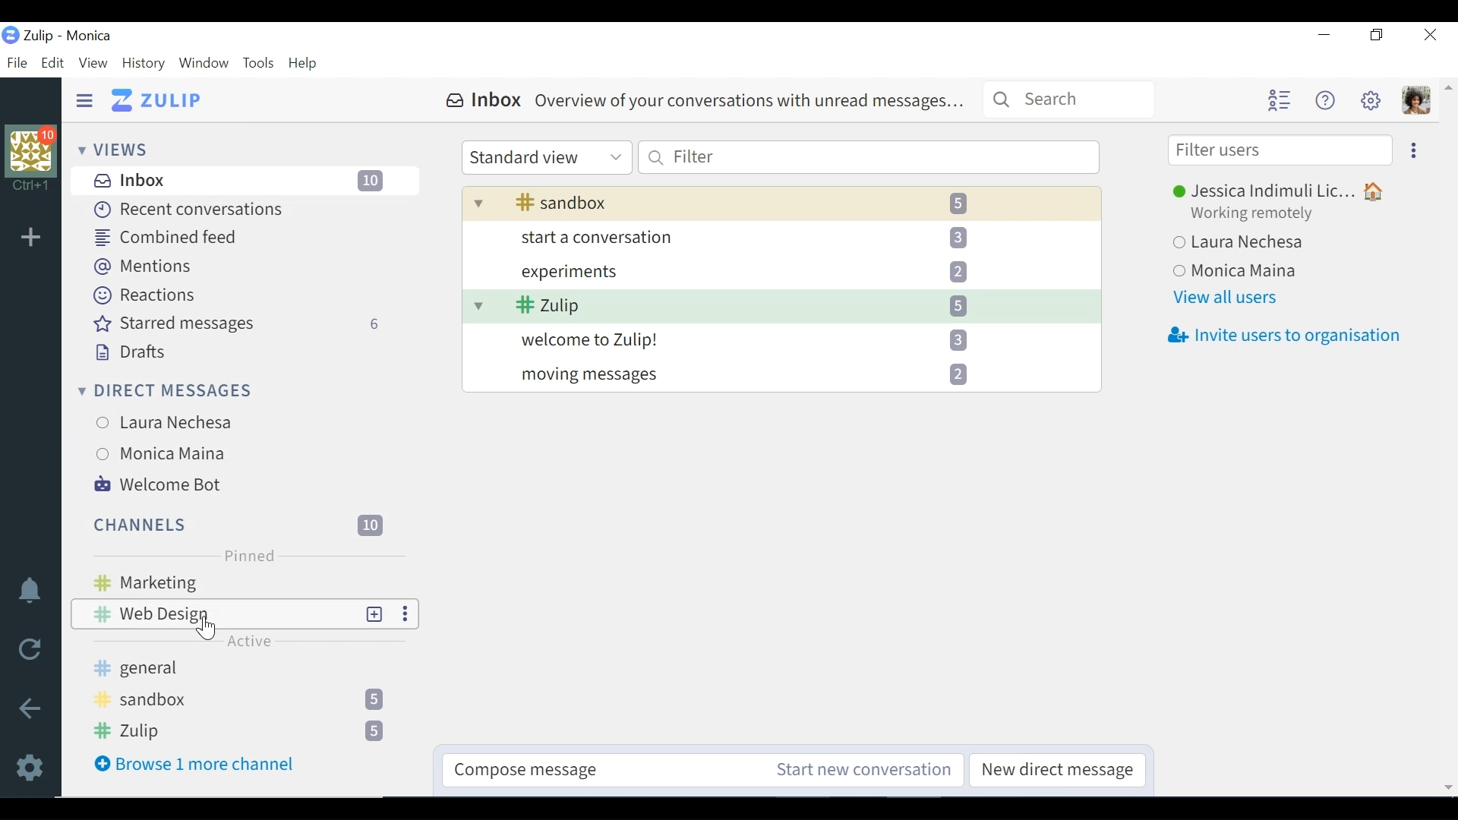  I want to click on Filter bar, so click(869, 157).